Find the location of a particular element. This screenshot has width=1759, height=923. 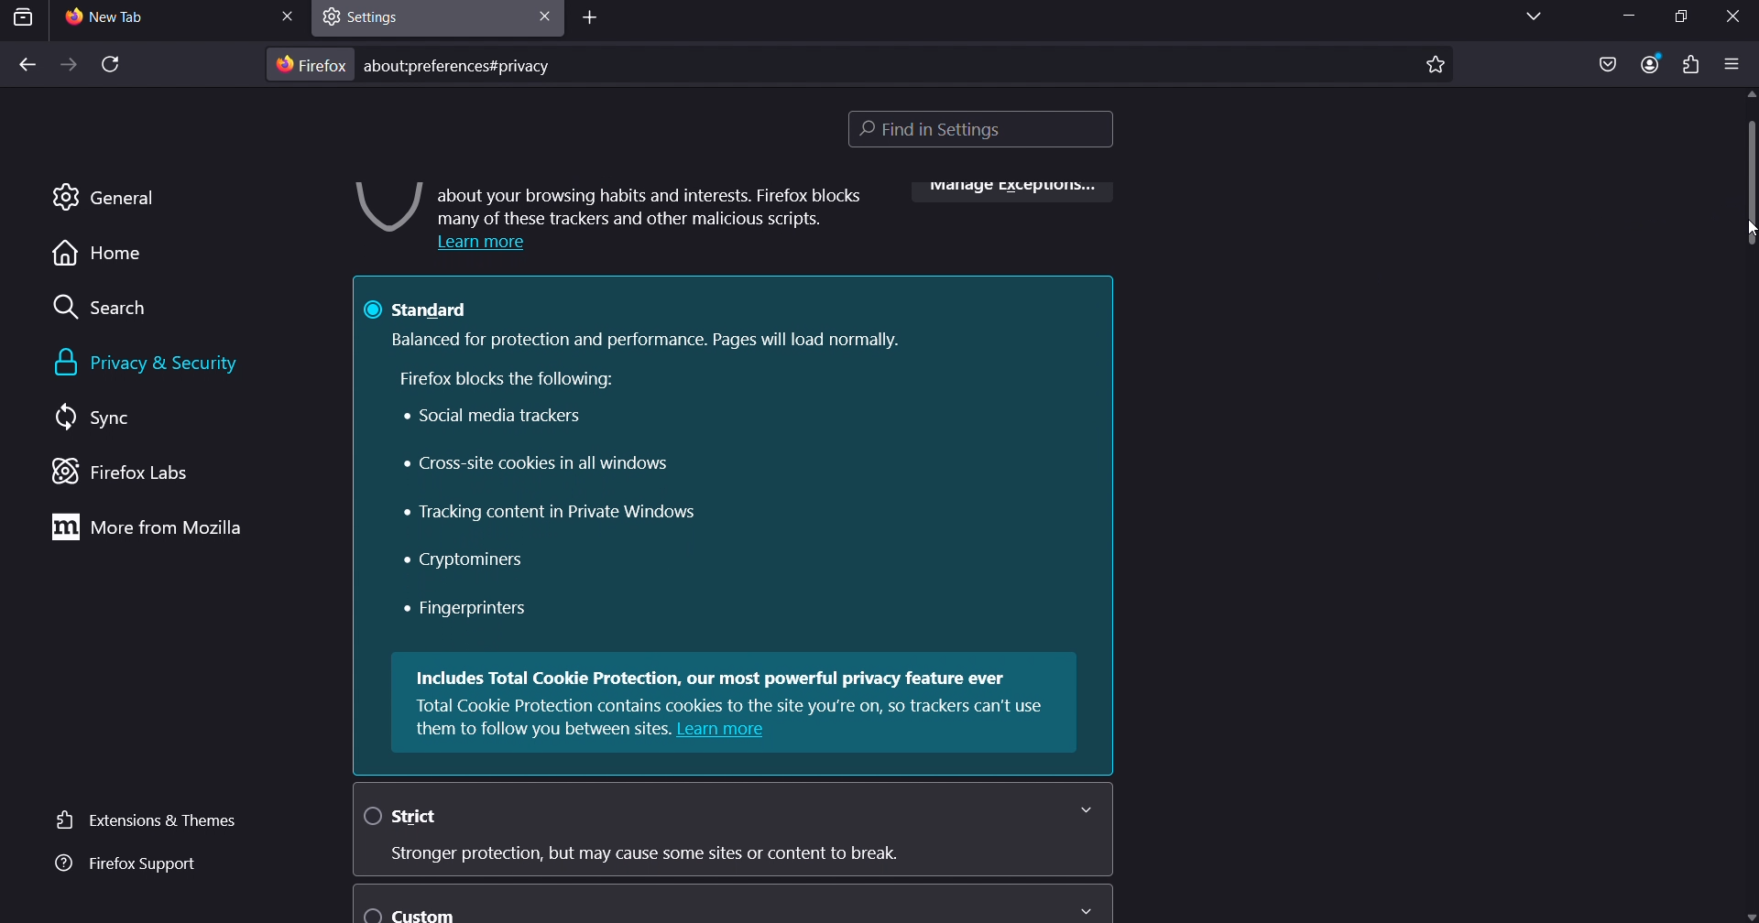

them to follow you between sites. is located at coordinates (541, 731).